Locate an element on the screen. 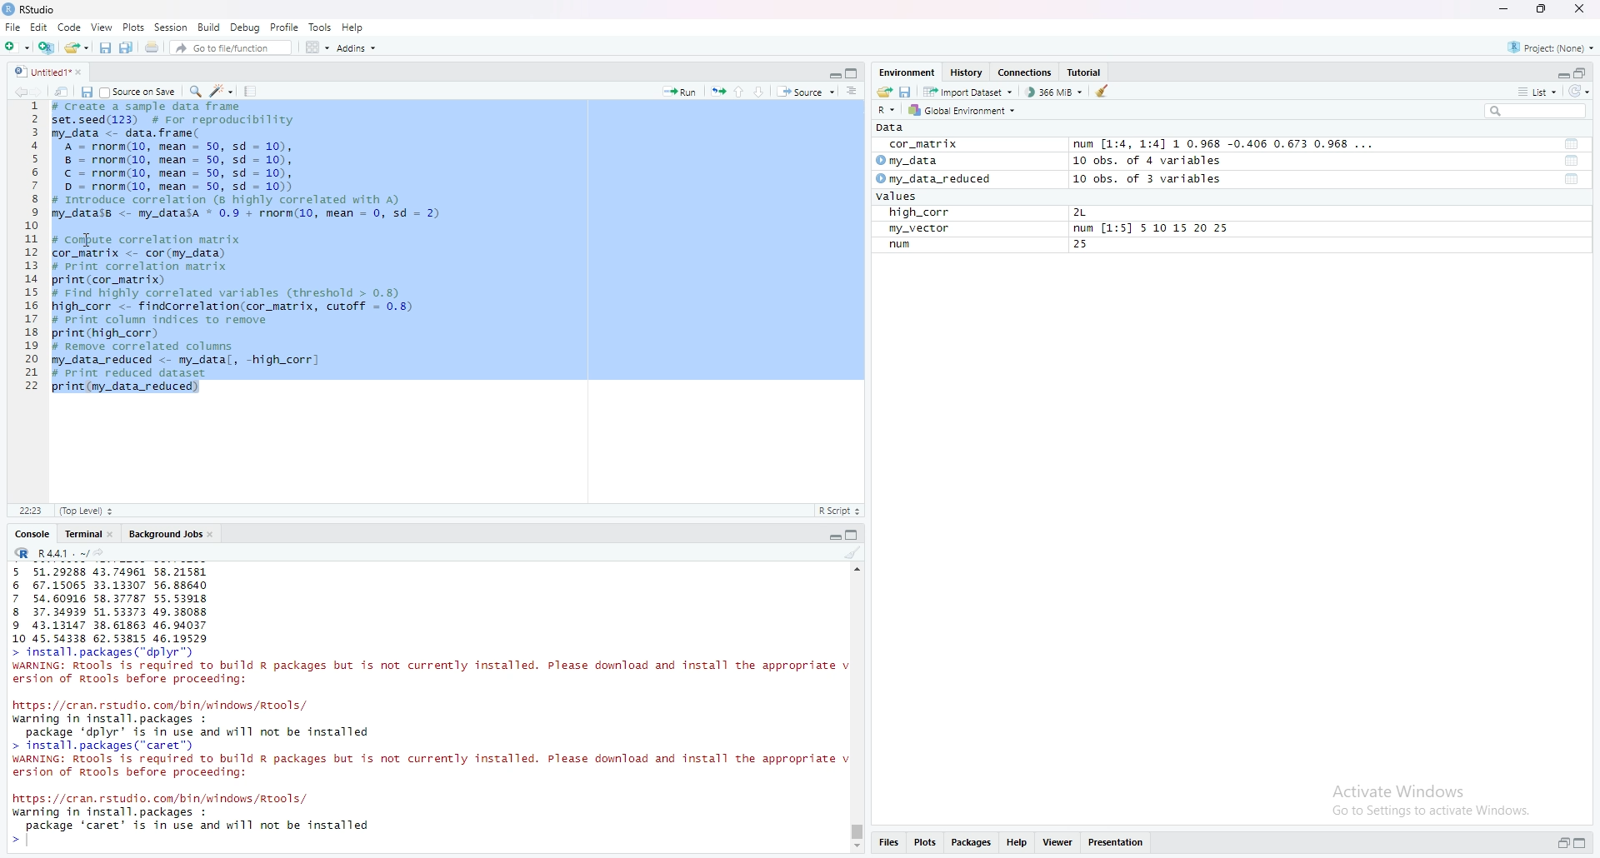 Image resolution: width=1600 pixels, height=858 pixels. https: //cran. rstudio. com/bin/windows /Rtools/
warning in install. packages :
package ‘dplyr’ is in use and will not be installed
> install. packages (“caret”)
WARNING: RTools is required to build R packages but is not currently installed. Please download and install the appropriate v
ersion of Rtools before proceeding: is located at coordinates (428, 741).